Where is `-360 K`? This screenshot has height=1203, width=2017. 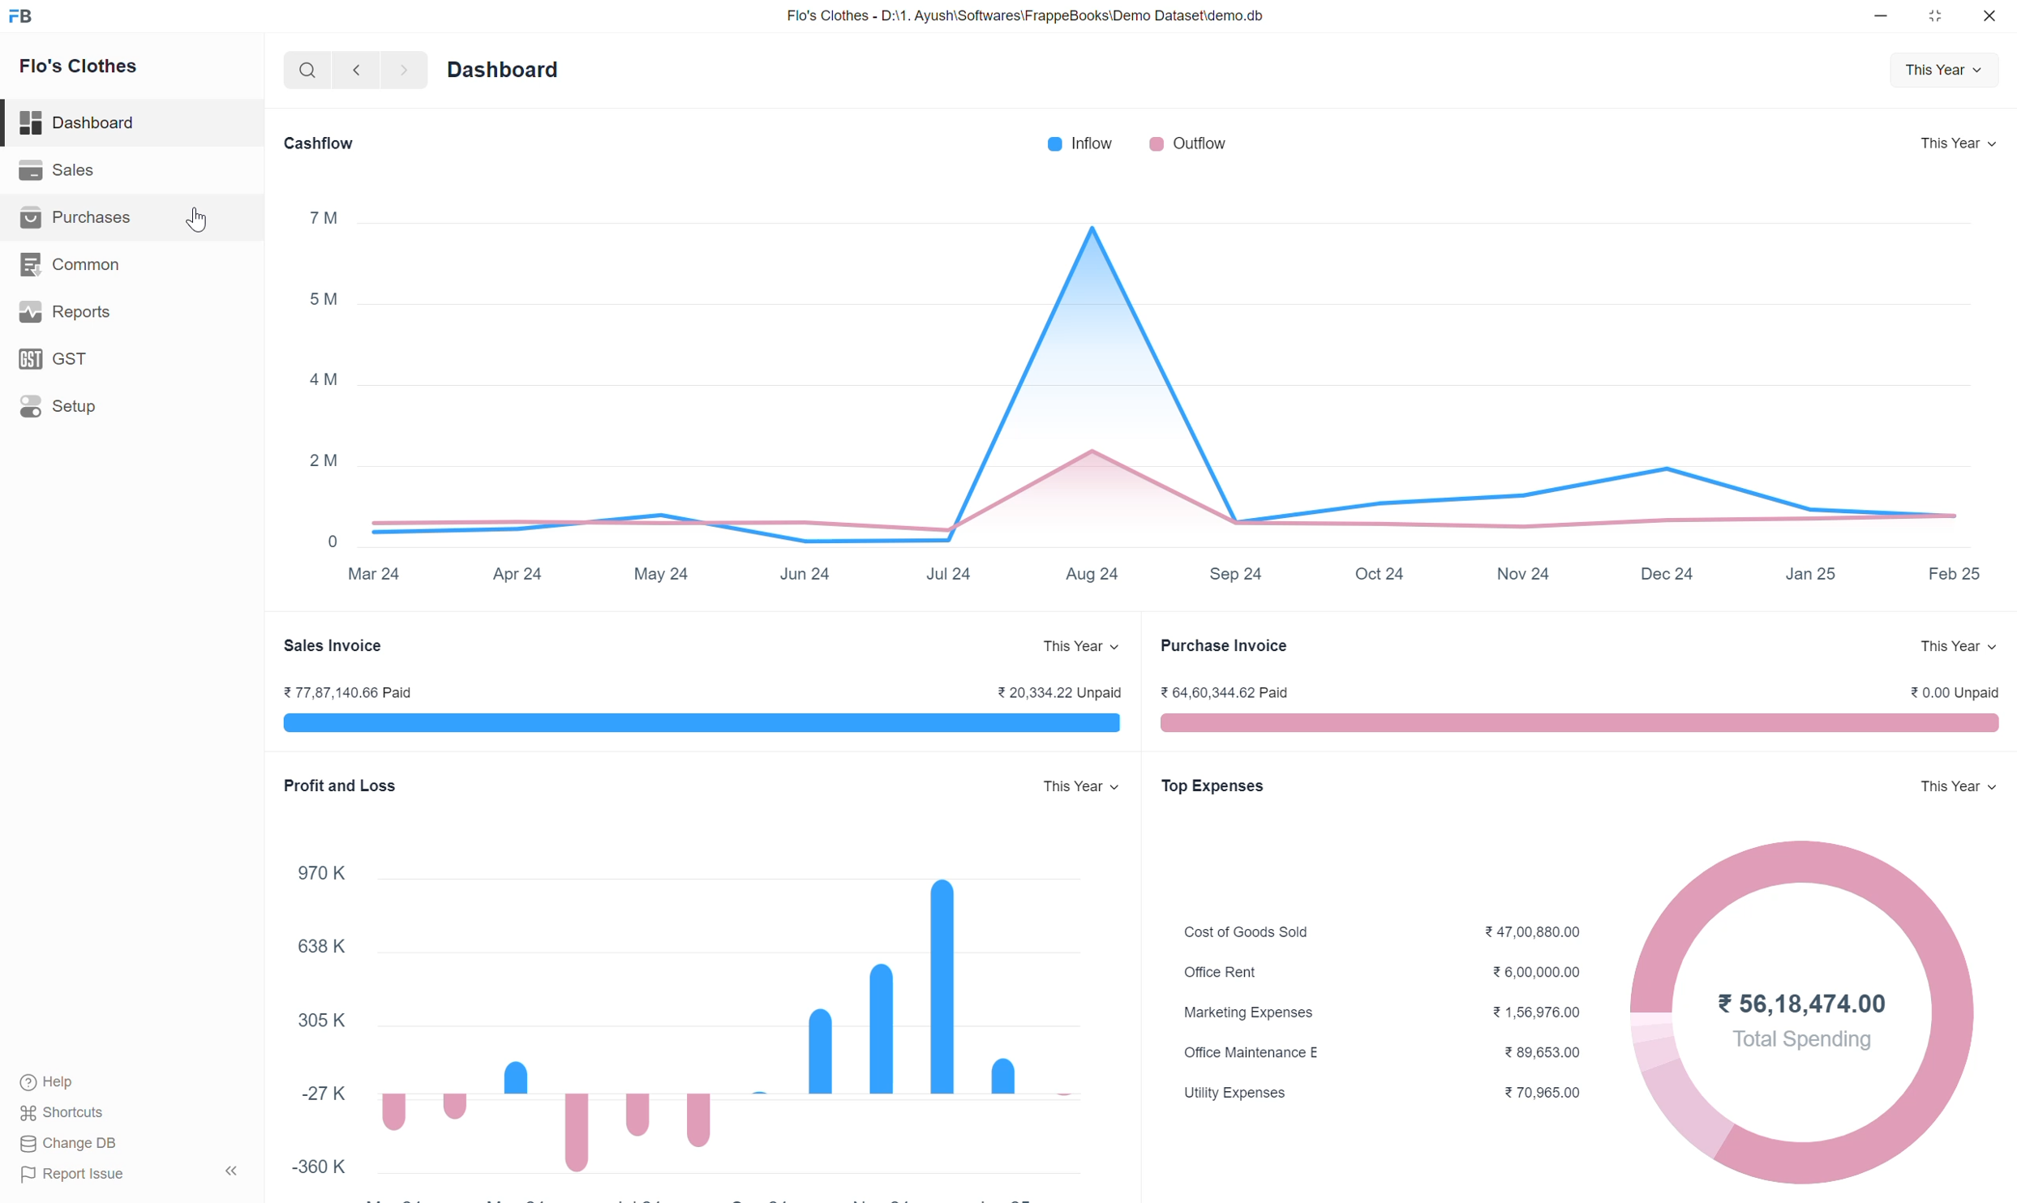 -360 K is located at coordinates (320, 1165).